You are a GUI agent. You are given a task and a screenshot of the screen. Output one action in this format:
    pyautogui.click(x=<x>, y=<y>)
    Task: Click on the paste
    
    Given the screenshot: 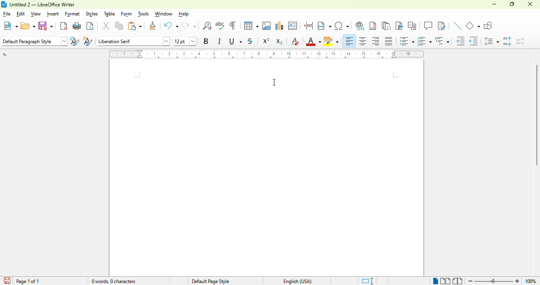 What is the action you would take?
    pyautogui.click(x=135, y=26)
    